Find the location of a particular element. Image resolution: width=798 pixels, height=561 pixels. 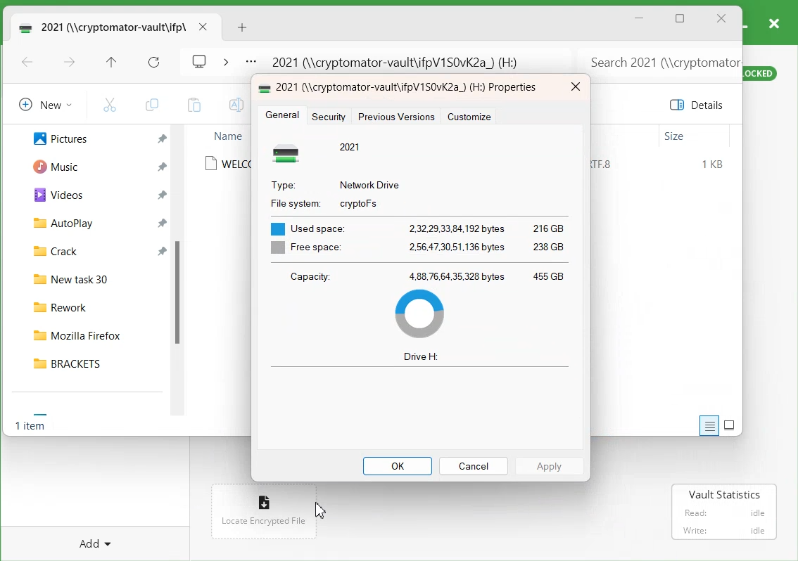

Music is located at coordinates (51, 165).